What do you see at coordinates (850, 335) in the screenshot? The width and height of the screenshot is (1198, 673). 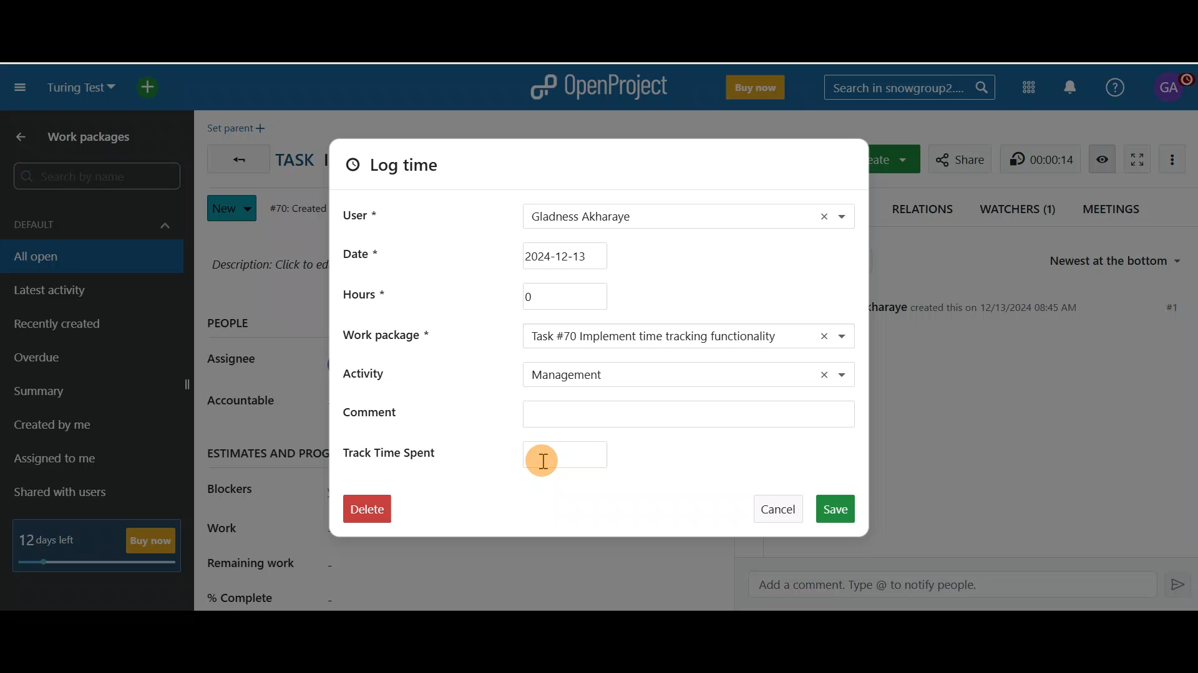 I see `Work package drop down` at bounding box center [850, 335].